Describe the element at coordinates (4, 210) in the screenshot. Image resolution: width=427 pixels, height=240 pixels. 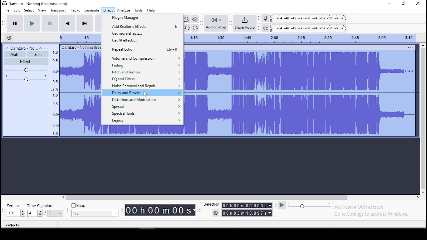
I see `` at that location.